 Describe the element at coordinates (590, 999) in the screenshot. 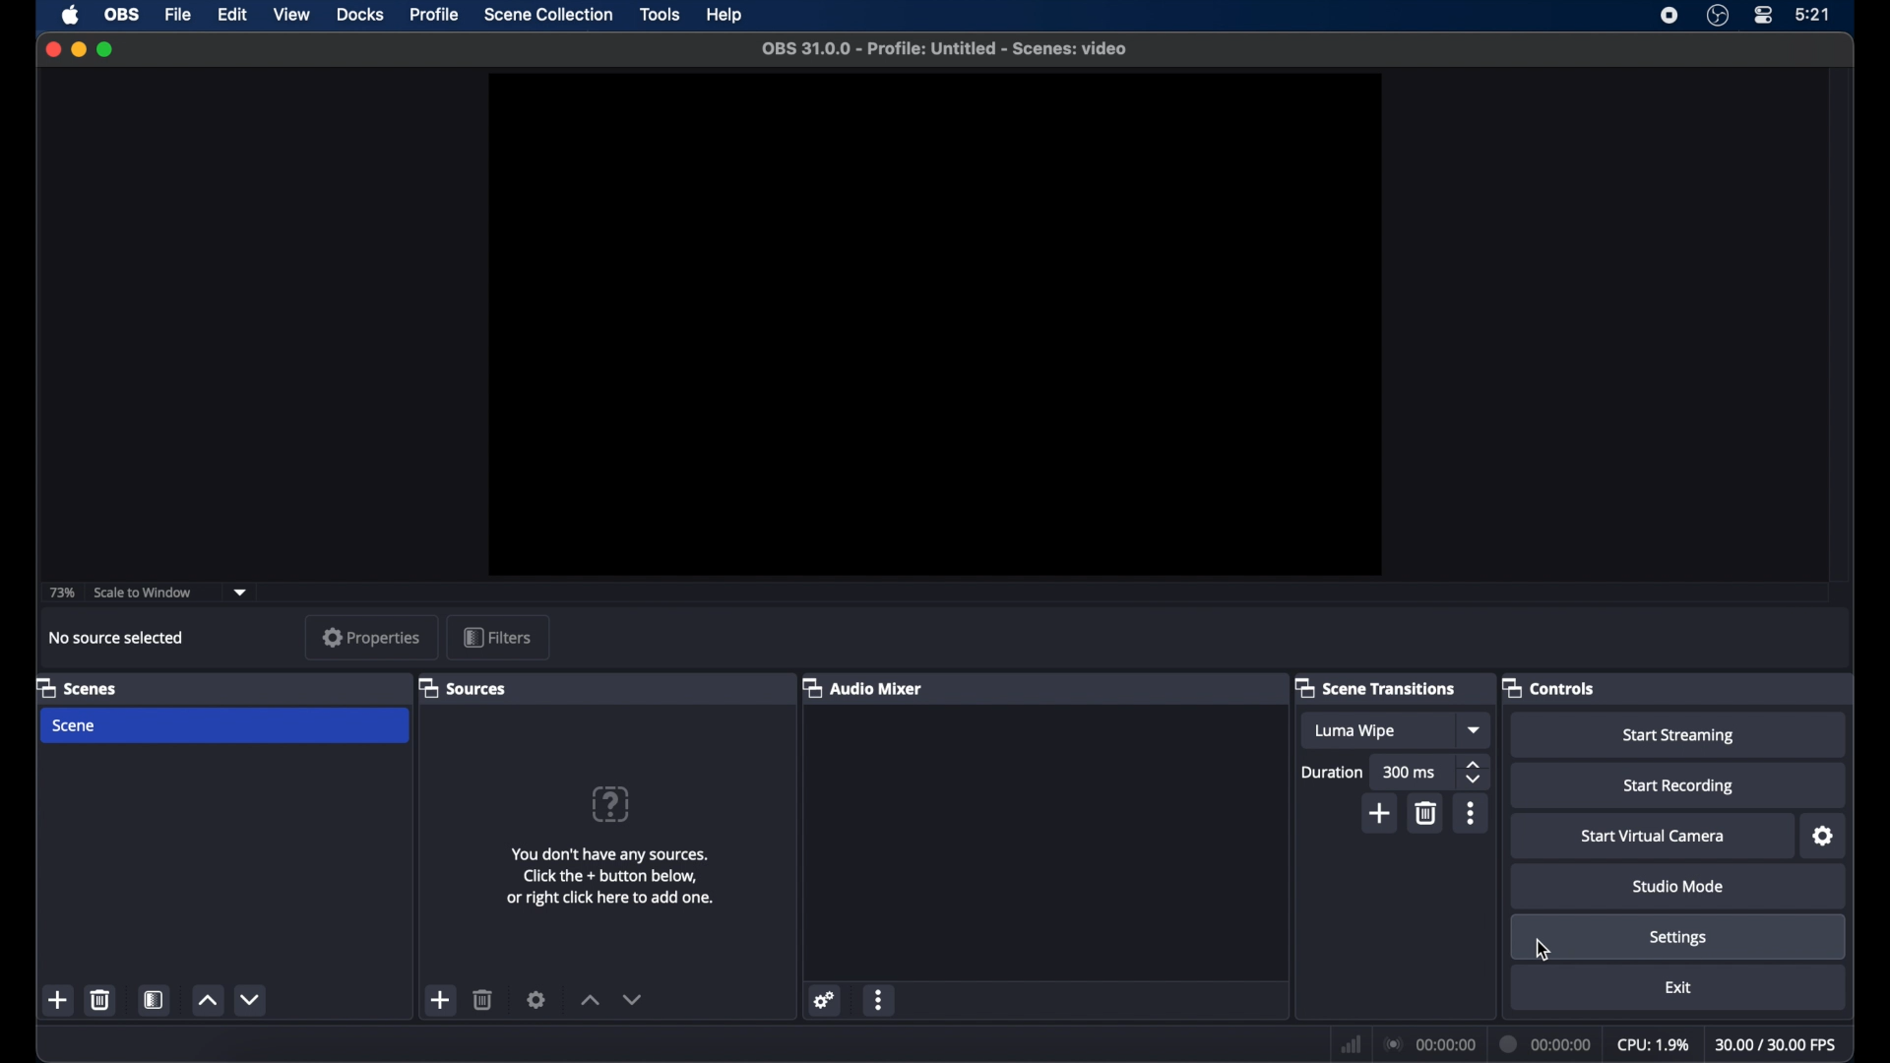

I see `increment` at that location.